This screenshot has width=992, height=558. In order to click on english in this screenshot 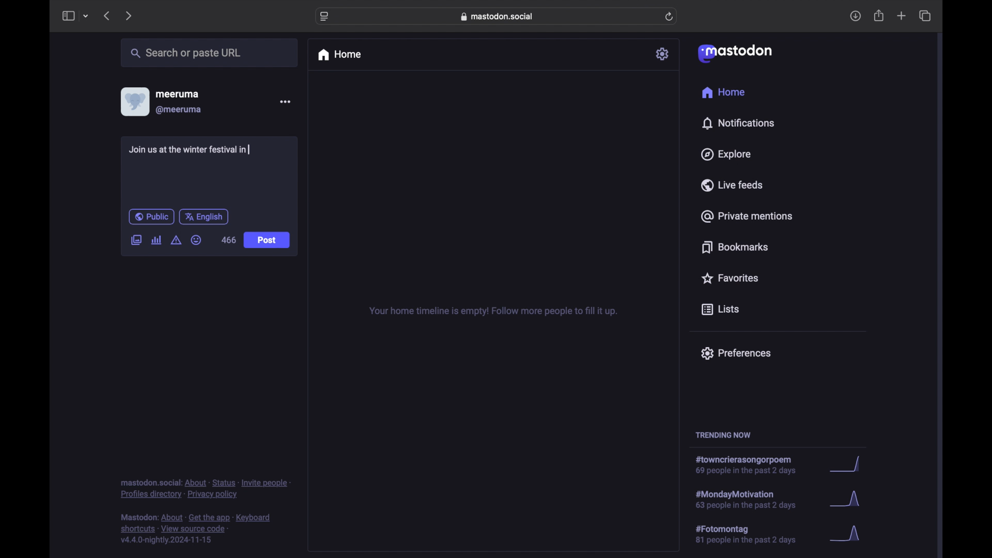, I will do `click(204, 216)`.